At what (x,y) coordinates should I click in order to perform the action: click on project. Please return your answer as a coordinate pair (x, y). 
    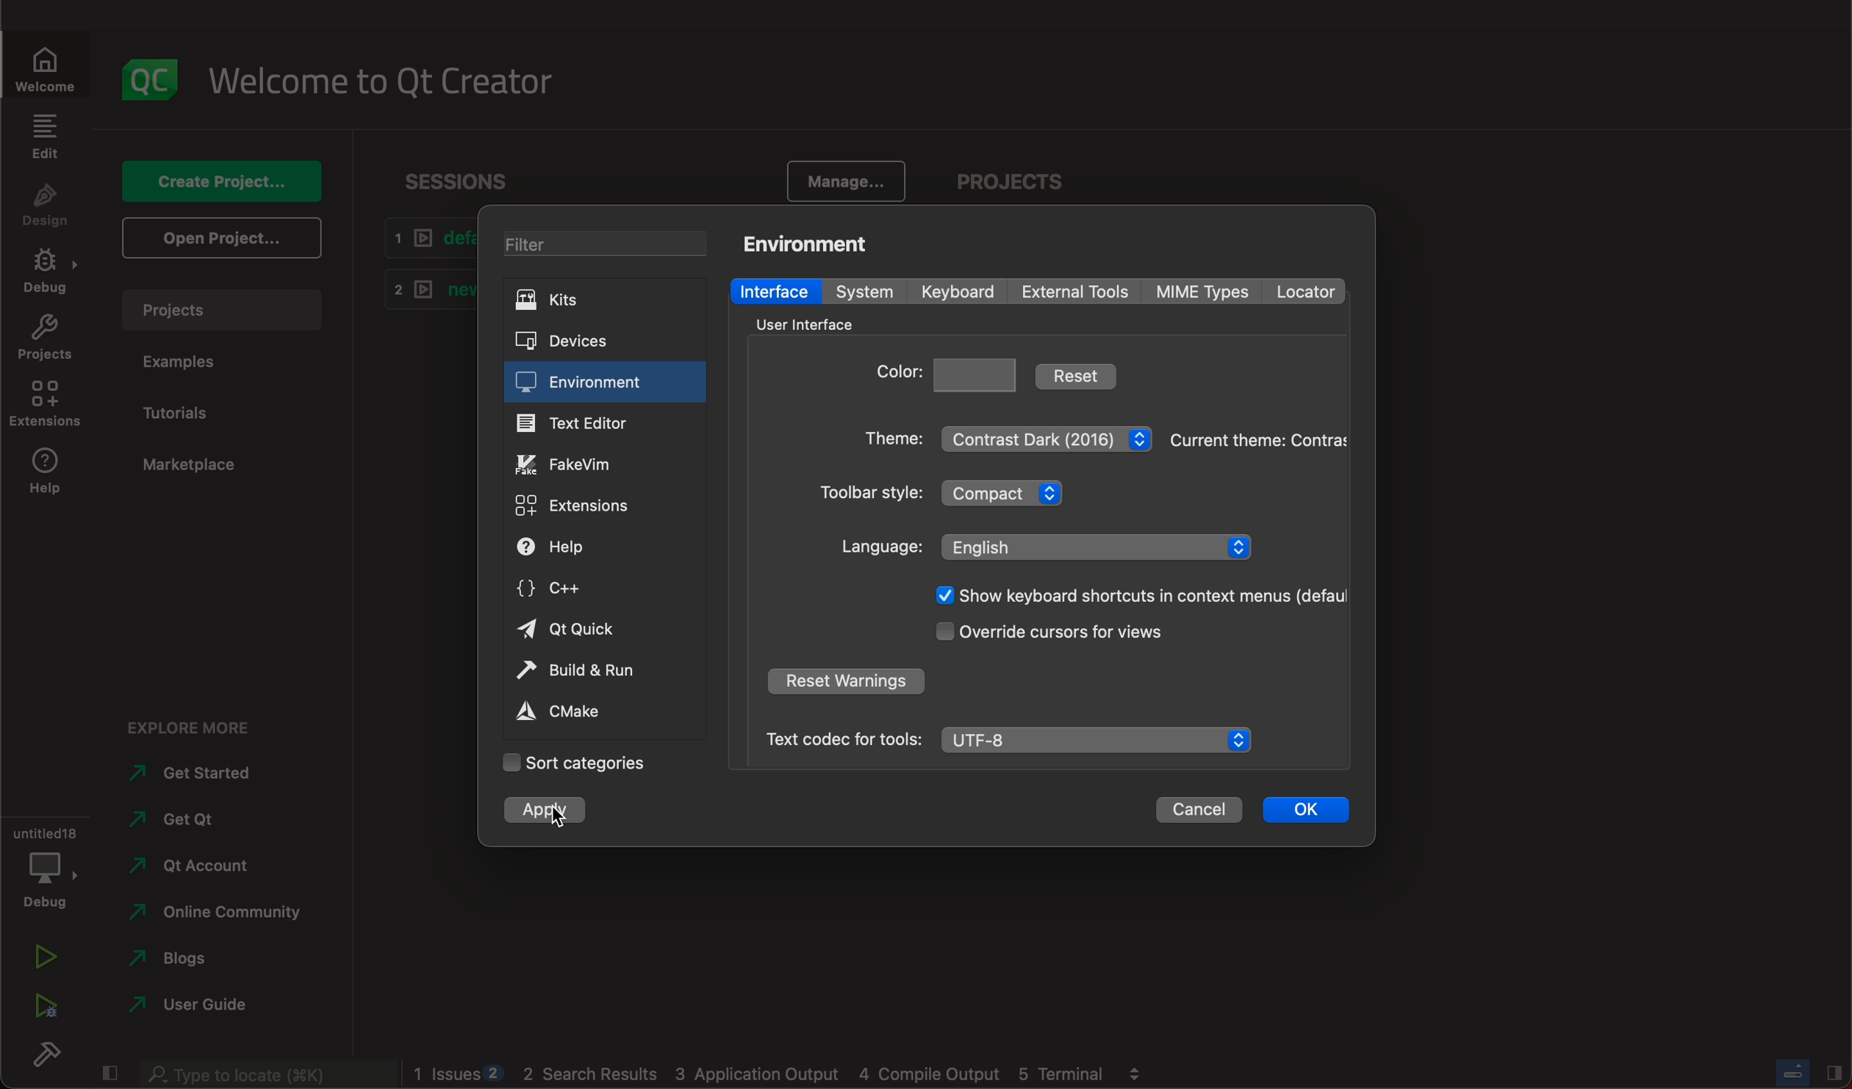
    Looking at the image, I should click on (224, 315).